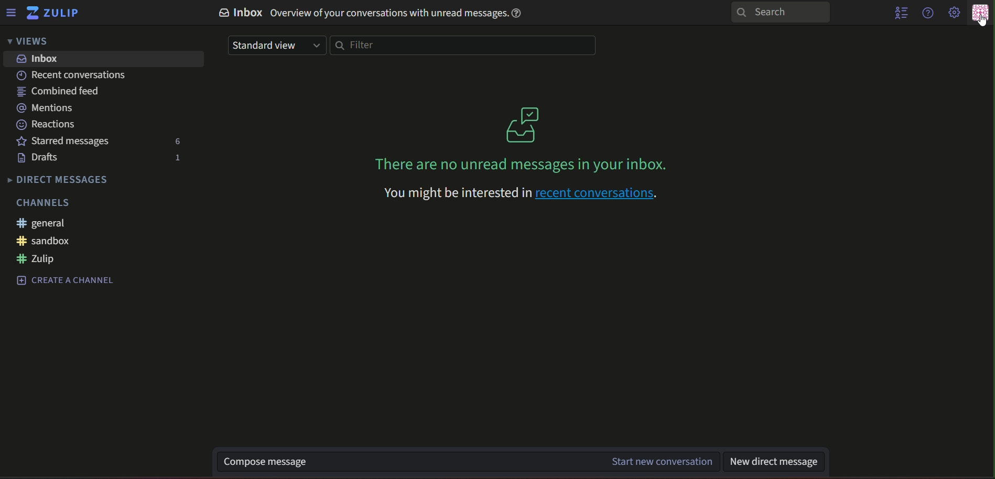 Image resolution: width=995 pixels, height=479 pixels. I want to click on Inbox Overview of your conversation with unread messages, so click(368, 14).